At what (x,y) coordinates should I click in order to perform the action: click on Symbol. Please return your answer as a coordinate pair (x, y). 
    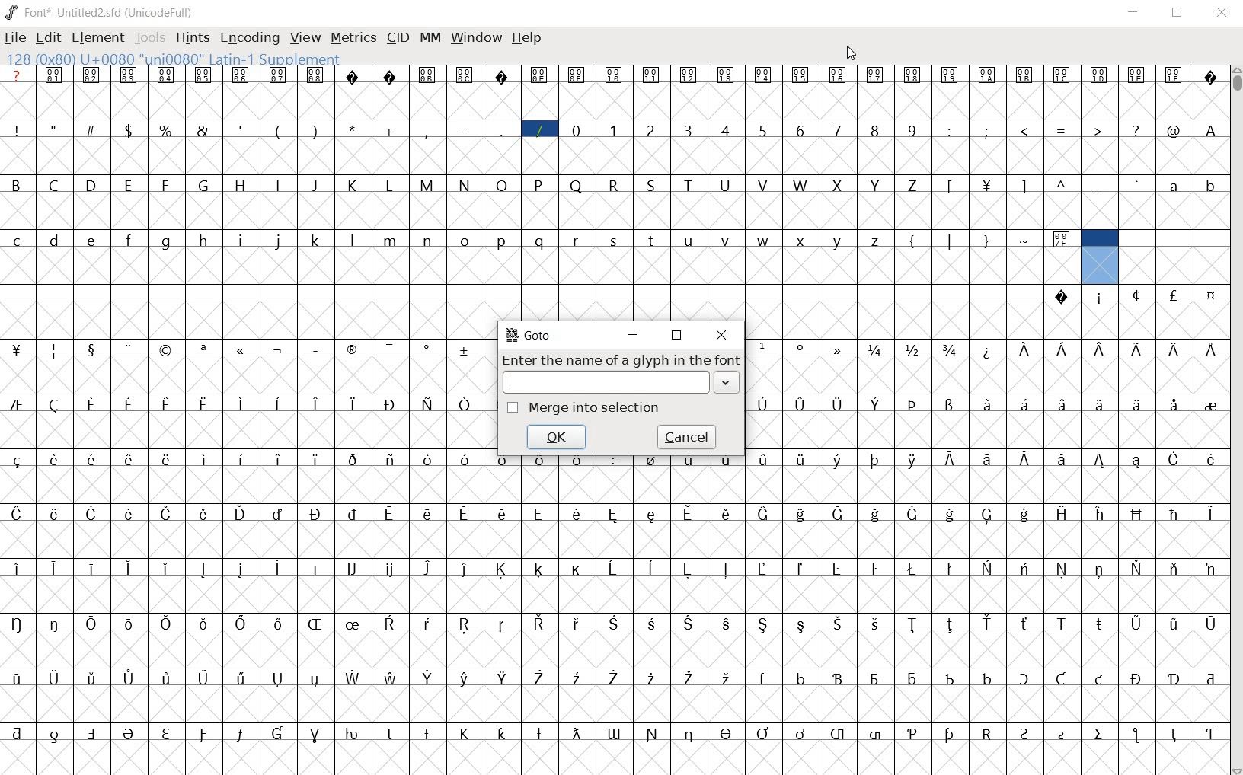
    Looking at the image, I should click on (762, 568).